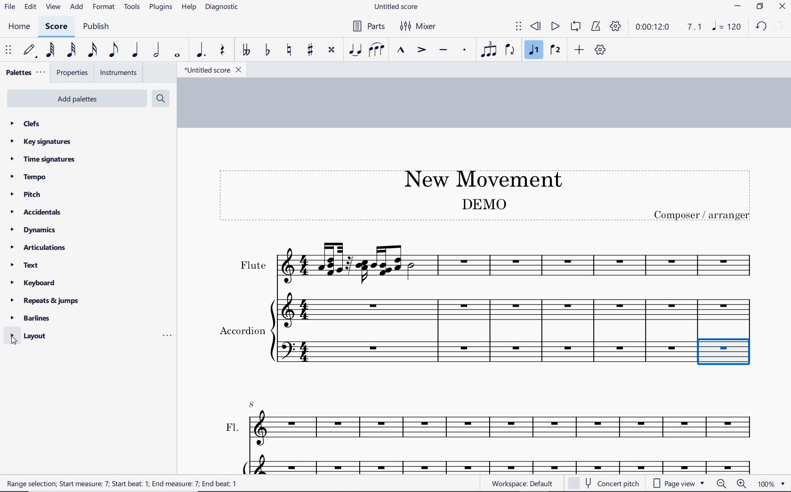 This screenshot has height=492, width=791. What do you see at coordinates (223, 8) in the screenshot?
I see `diagnostic` at bounding box center [223, 8].